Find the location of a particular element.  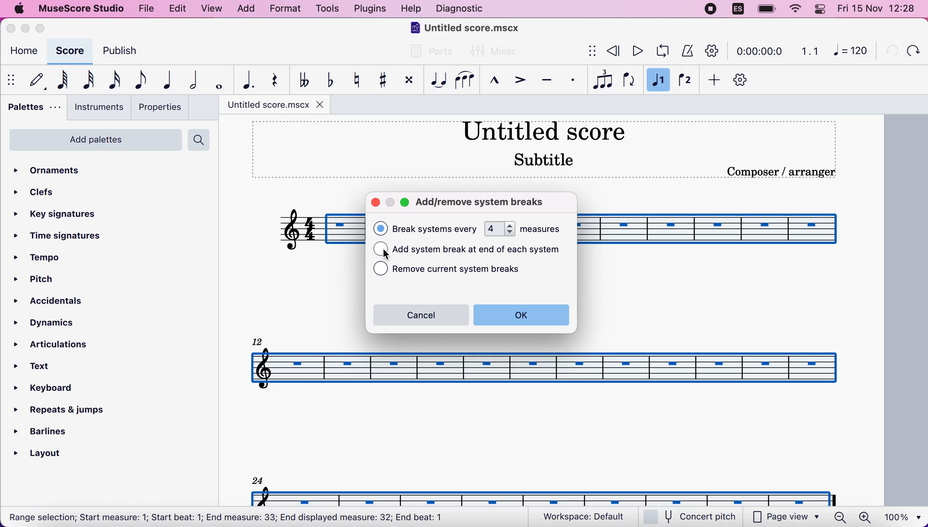

customization tool is located at coordinates (747, 80).